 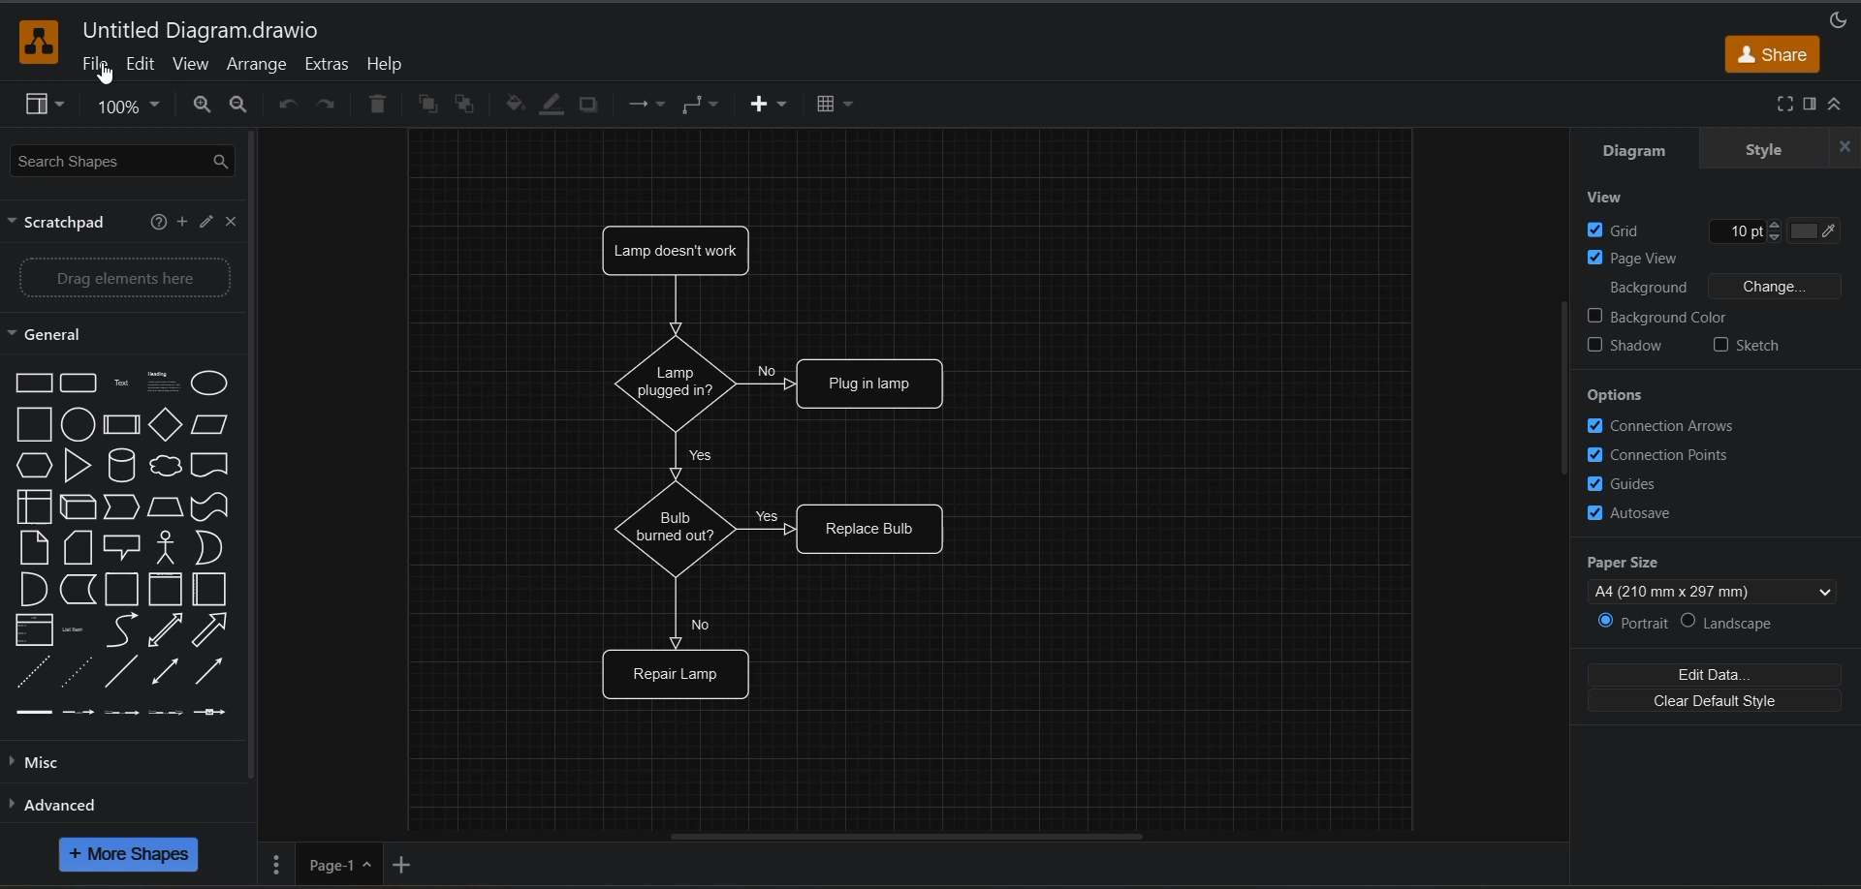 What do you see at coordinates (1611, 196) in the screenshot?
I see `view` at bounding box center [1611, 196].